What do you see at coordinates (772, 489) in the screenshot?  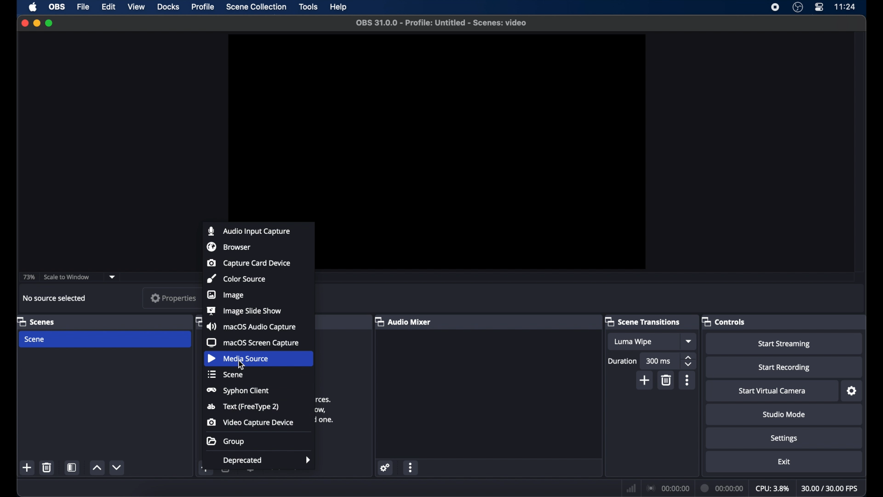 I see `cpu` at bounding box center [772, 489].